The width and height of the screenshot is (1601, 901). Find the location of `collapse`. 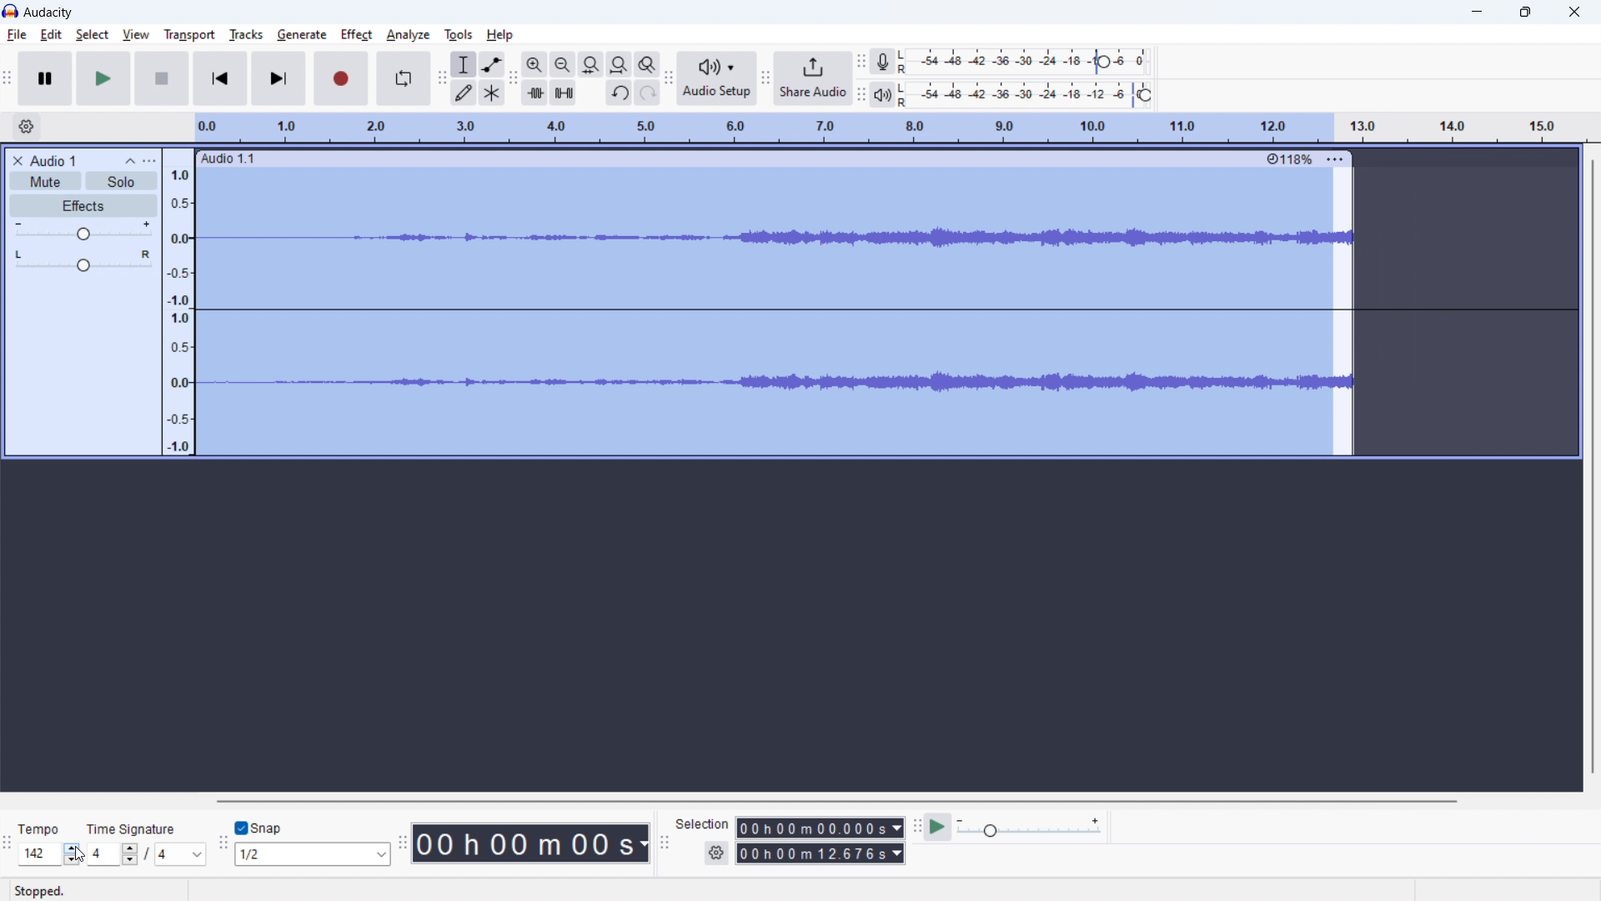

collapse is located at coordinates (130, 159).